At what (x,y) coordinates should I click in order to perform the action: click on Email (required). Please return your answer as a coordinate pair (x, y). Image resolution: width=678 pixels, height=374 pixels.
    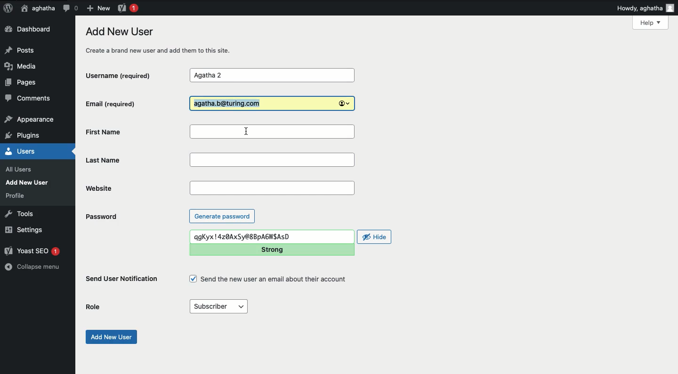
    Looking at the image, I should click on (127, 103).